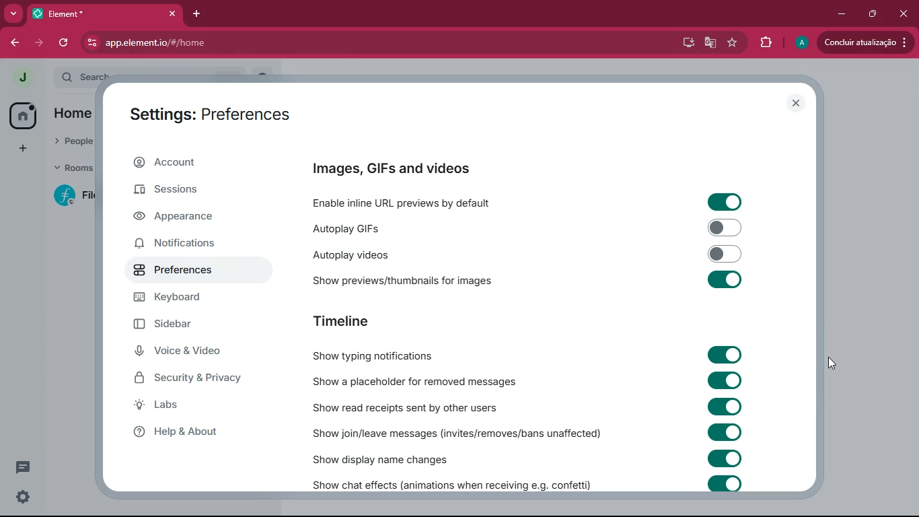  What do you see at coordinates (725, 279) in the screenshot?
I see `toggle on/off` at bounding box center [725, 279].